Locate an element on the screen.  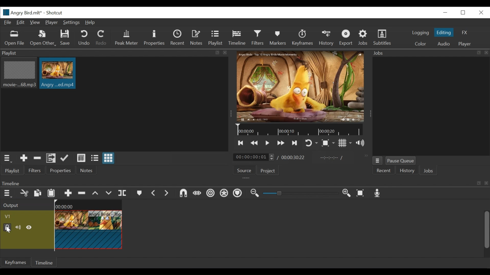
Previous marker is located at coordinates (154, 193).